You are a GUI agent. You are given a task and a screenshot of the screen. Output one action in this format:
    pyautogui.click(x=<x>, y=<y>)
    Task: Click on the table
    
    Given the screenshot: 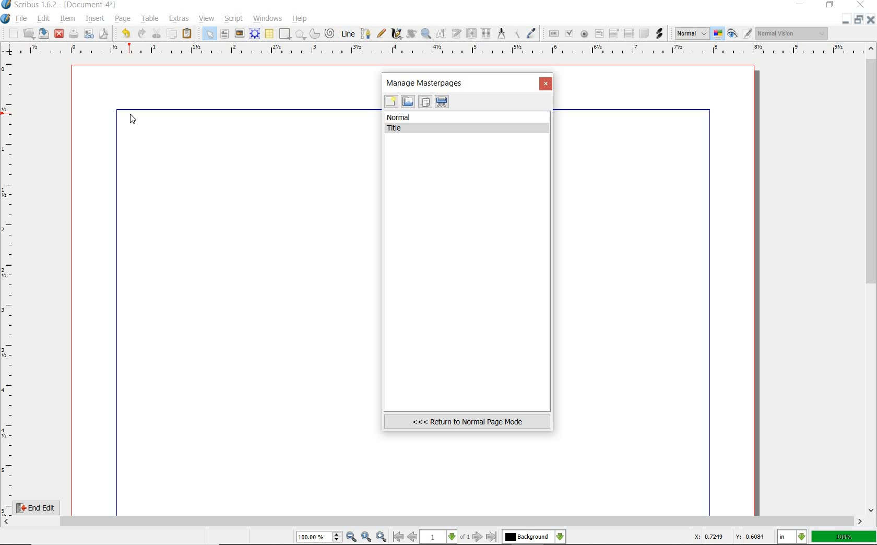 What is the action you would take?
    pyautogui.click(x=148, y=18)
    